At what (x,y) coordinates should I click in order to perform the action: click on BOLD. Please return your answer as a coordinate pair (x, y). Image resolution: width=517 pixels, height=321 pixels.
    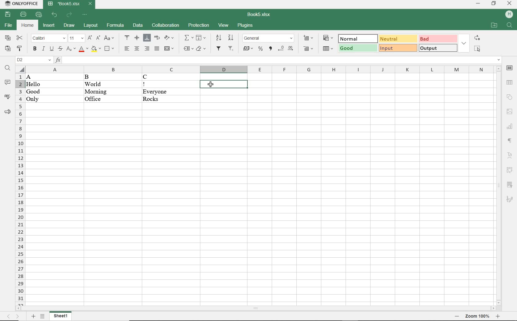
    Looking at the image, I should click on (35, 50).